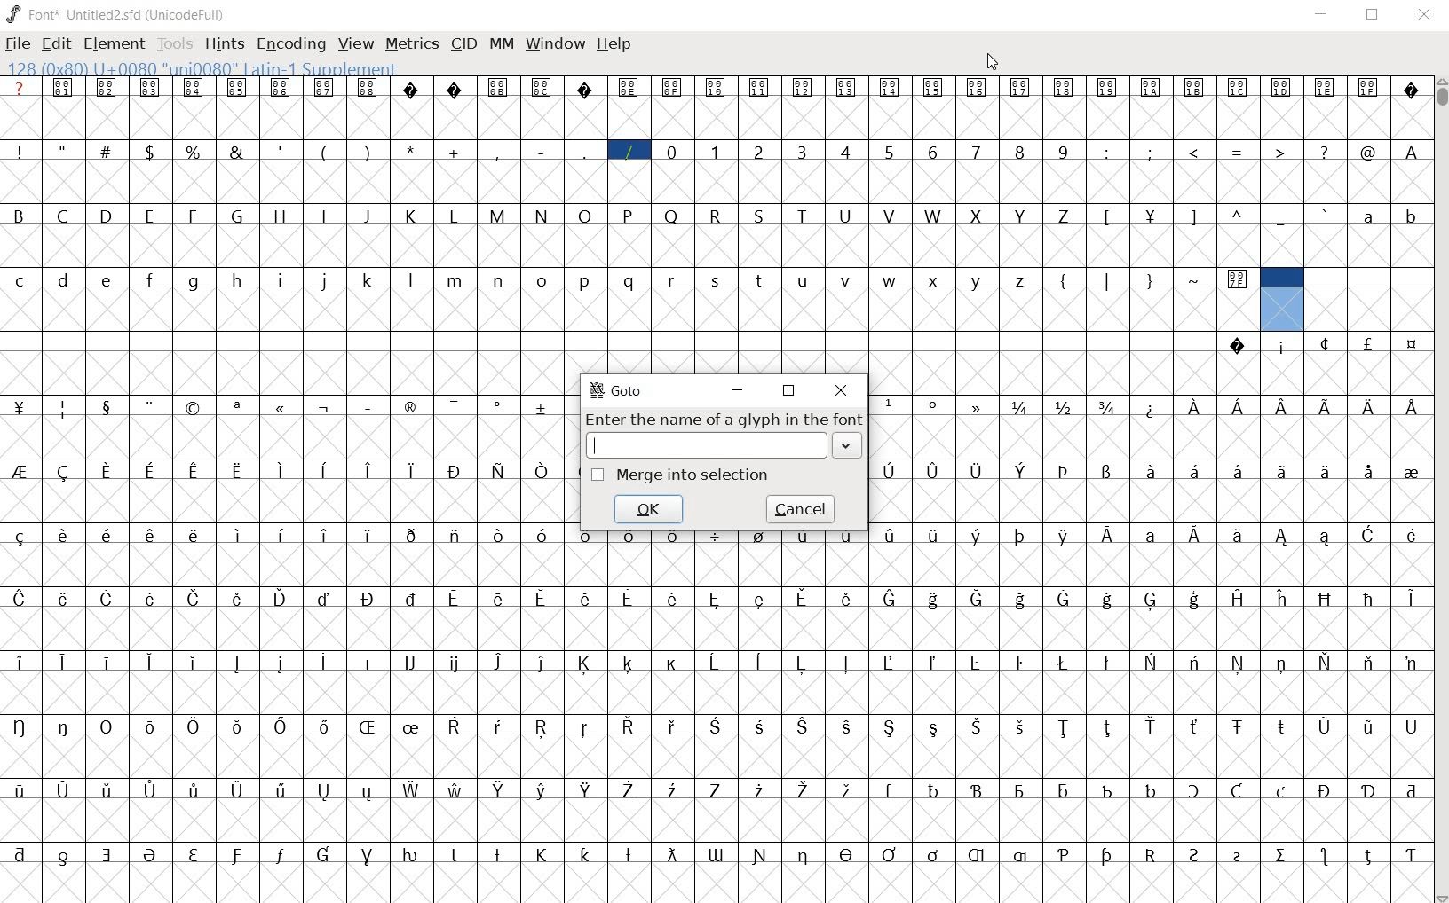  Describe the element at coordinates (65, 473) in the screenshot. I see `Symbol` at that location.